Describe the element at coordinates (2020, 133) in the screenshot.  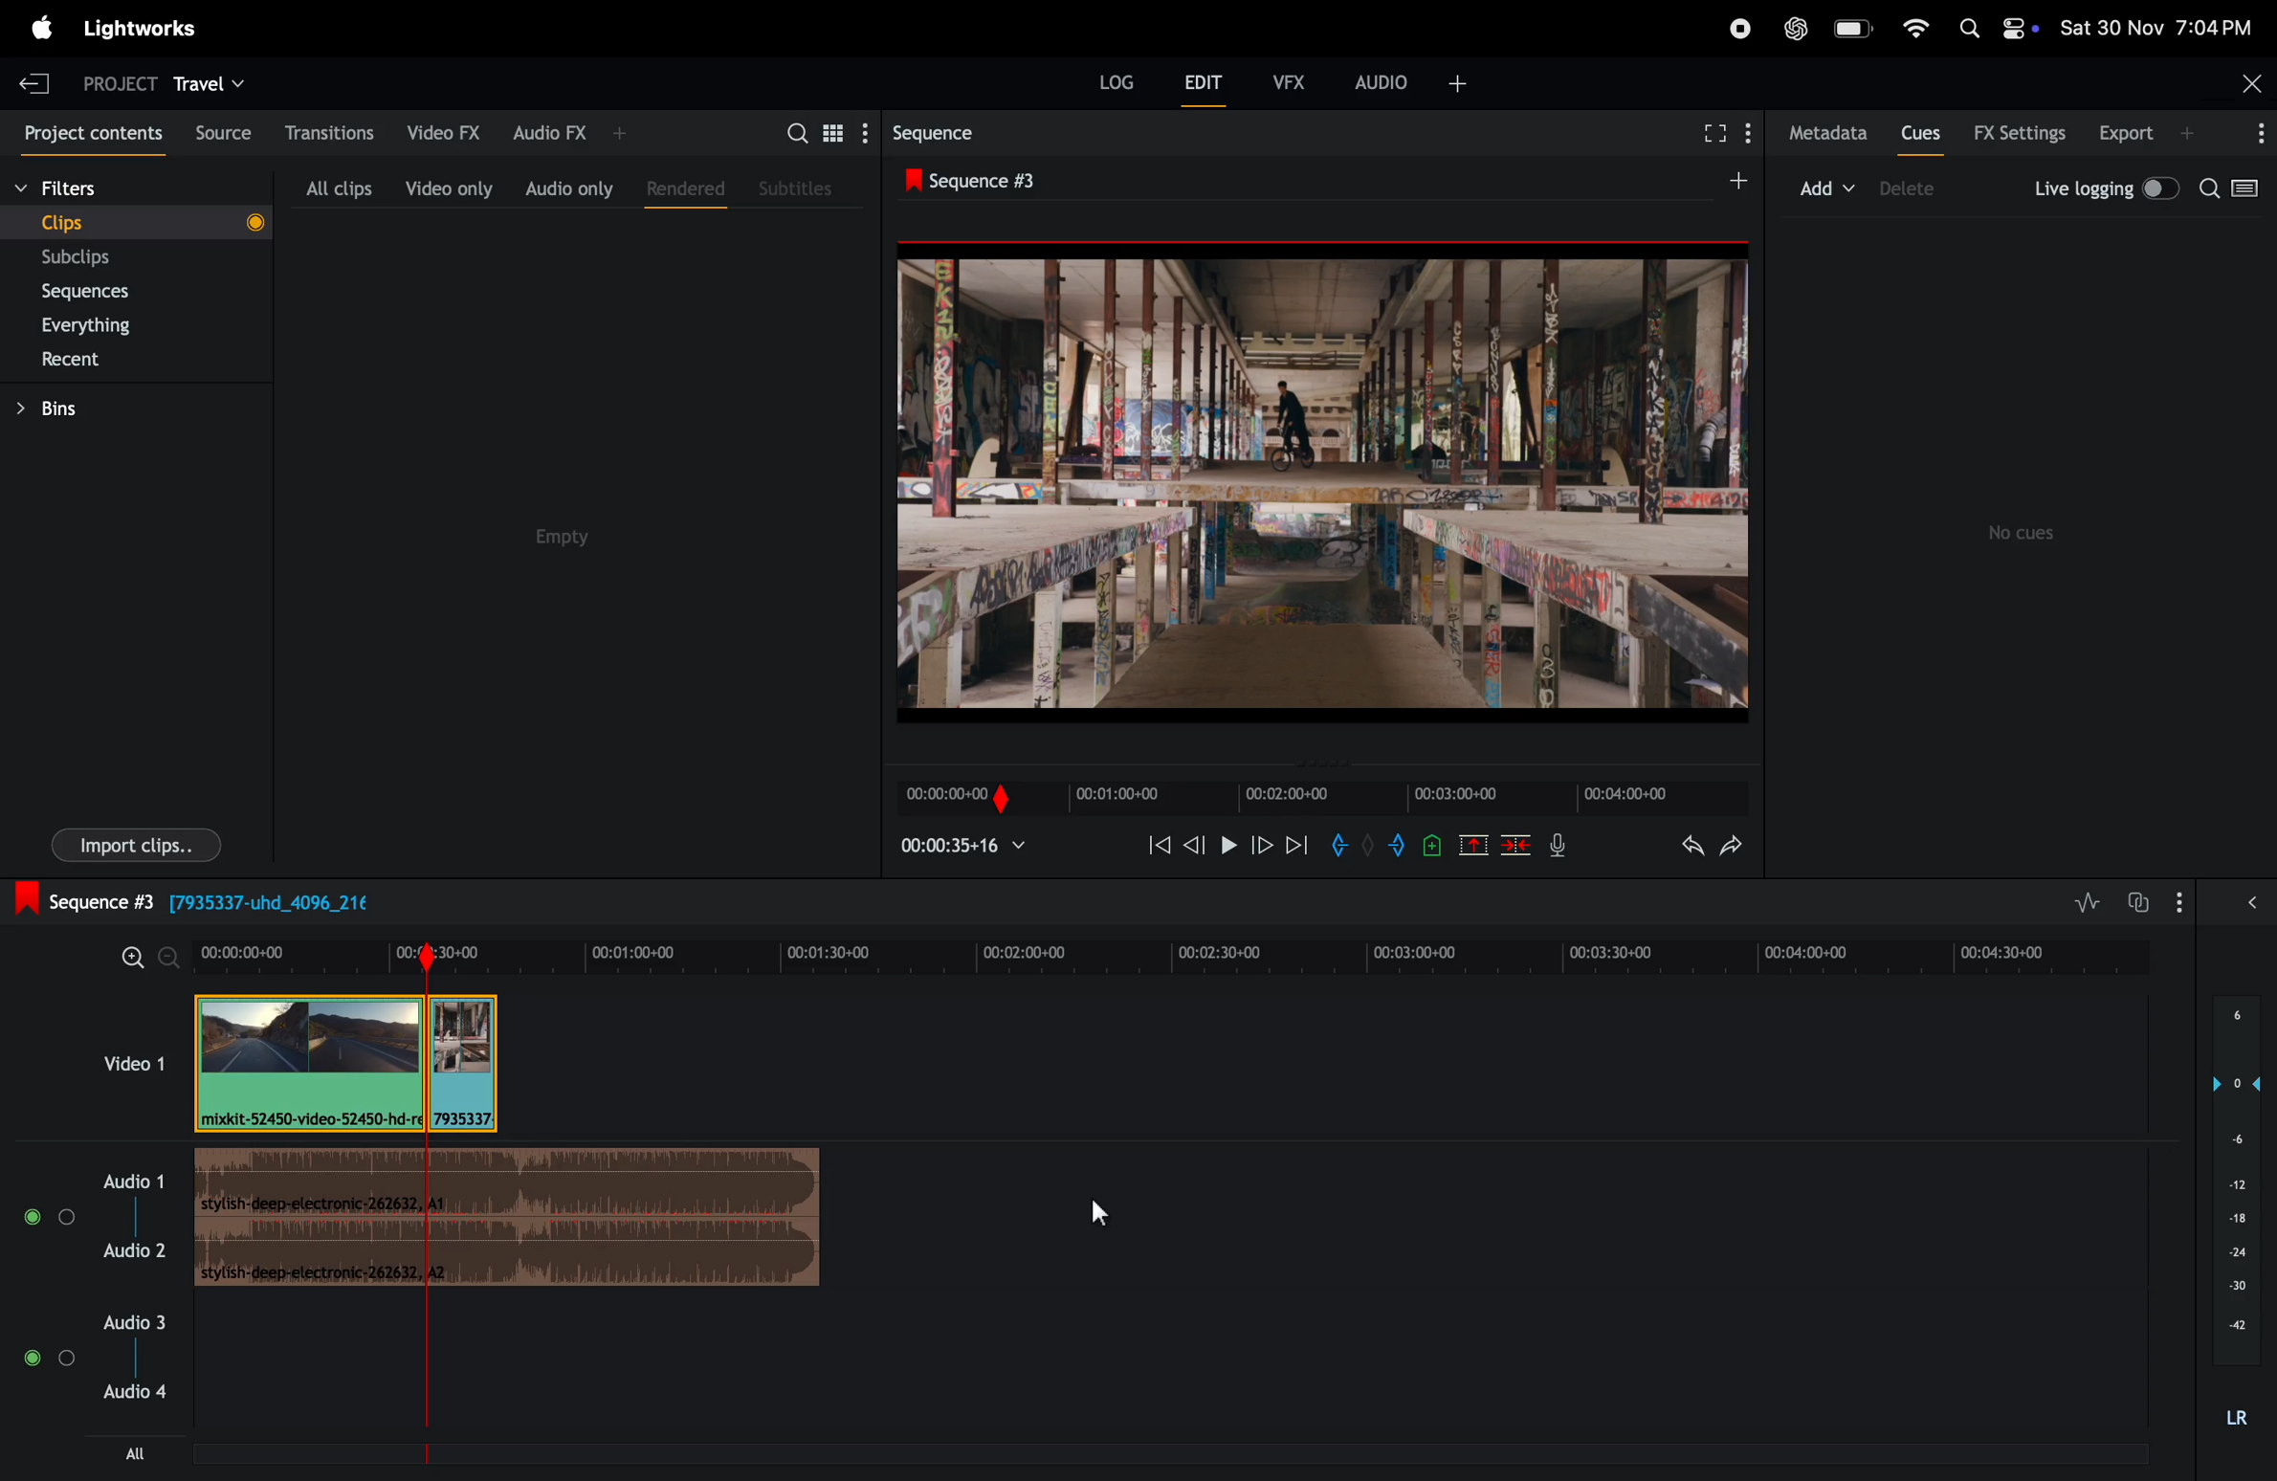
I see `fx settings` at that location.